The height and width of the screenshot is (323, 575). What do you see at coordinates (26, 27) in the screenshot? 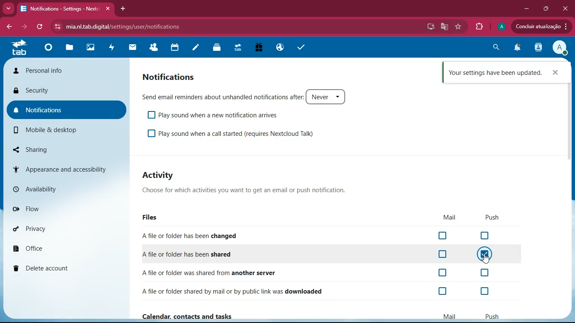
I see `forward` at bounding box center [26, 27].